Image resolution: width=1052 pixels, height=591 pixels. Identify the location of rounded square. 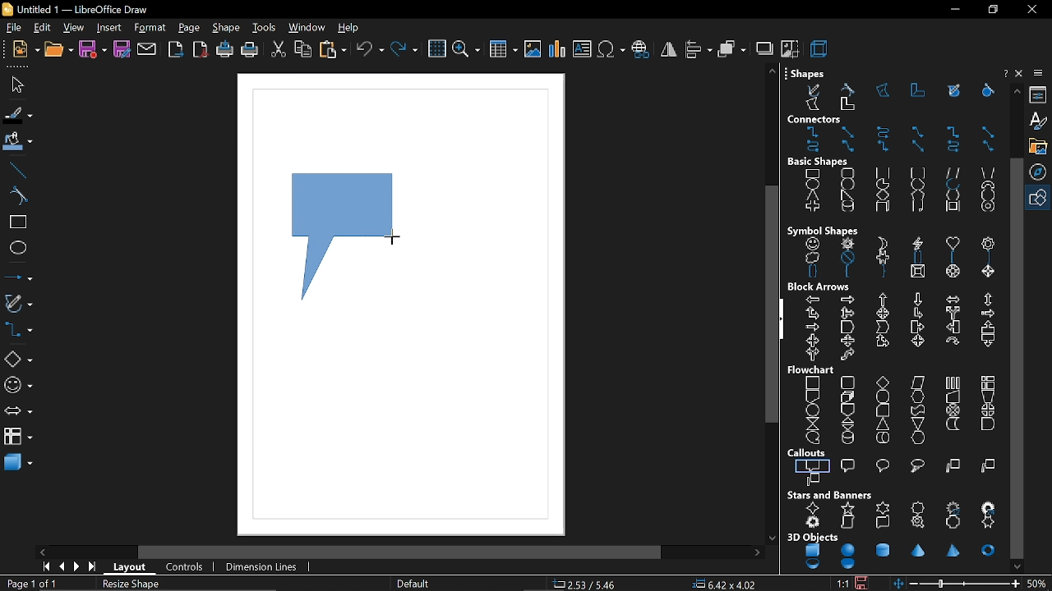
(916, 172).